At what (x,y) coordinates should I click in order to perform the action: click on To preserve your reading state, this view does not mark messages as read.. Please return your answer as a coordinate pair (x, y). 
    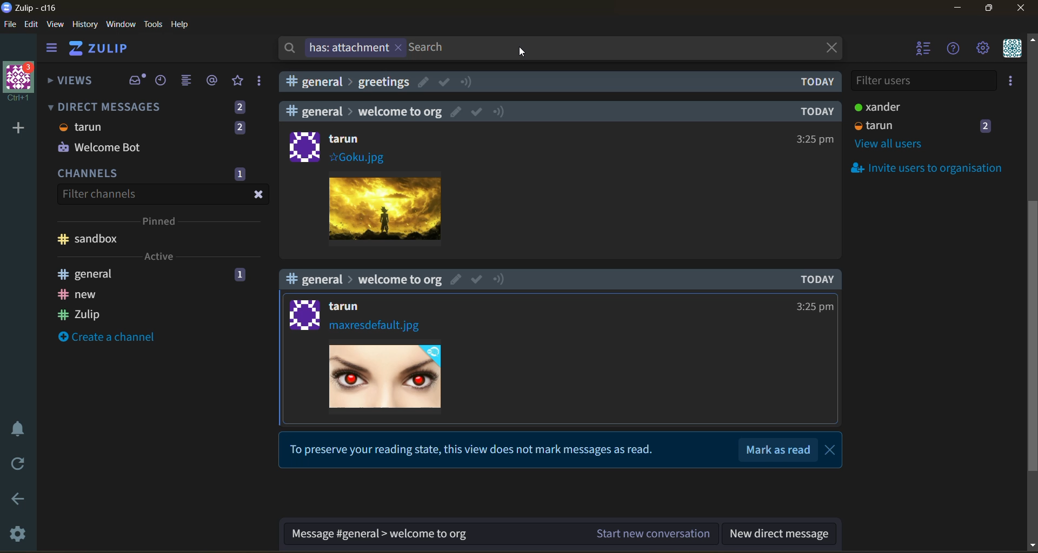
    Looking at the image, I should click on (475, 451).